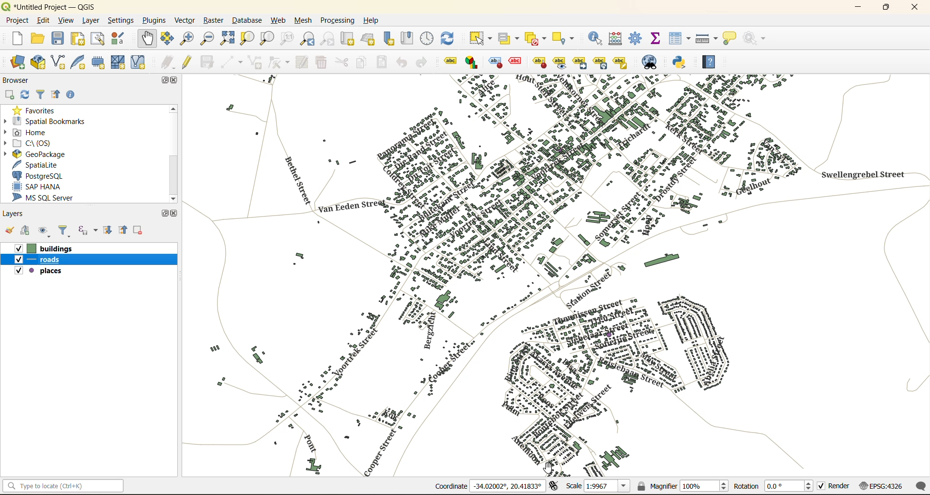  Describe the element at coordinates (758, 39) in the screenshot. I see `no action` at that location.